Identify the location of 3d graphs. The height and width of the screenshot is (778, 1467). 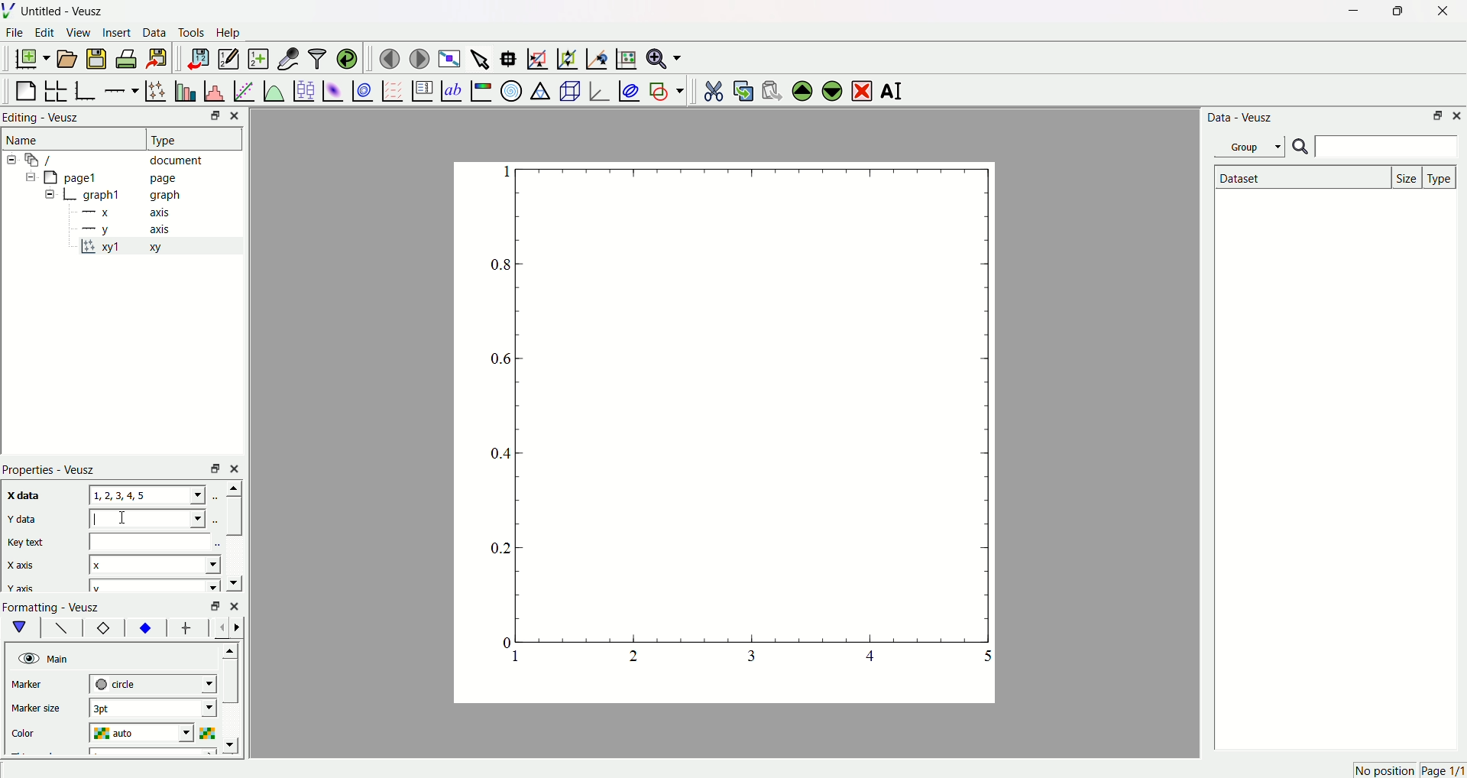
(598, 90).